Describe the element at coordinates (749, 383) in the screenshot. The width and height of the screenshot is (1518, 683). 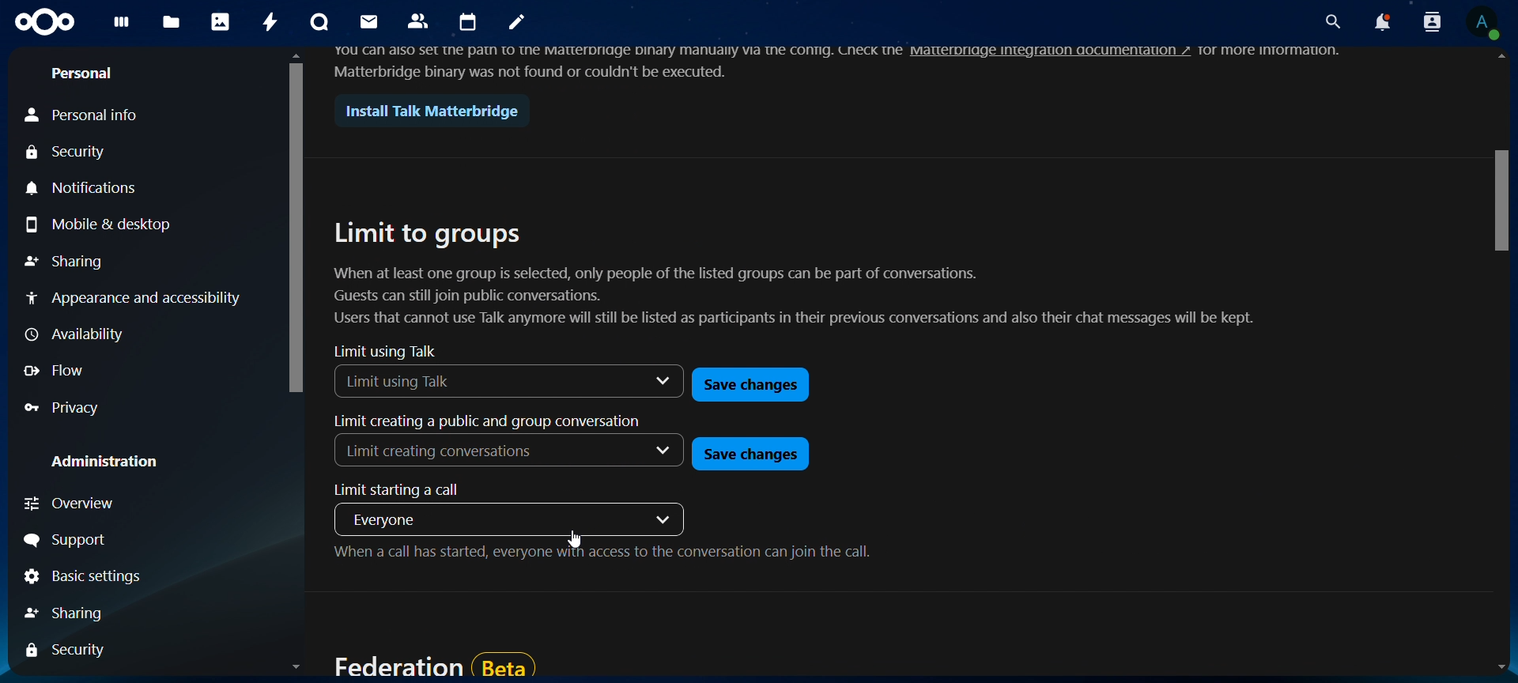
I see `save changes` at that location.